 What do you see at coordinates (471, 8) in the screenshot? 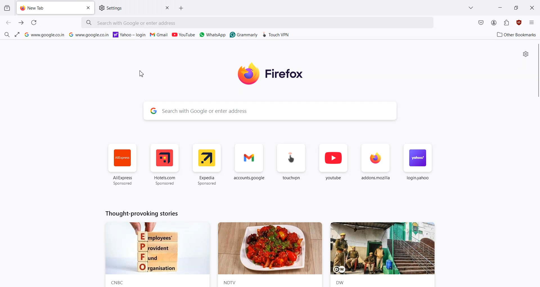
I see `List all tab` at bounding box center [471, 8].